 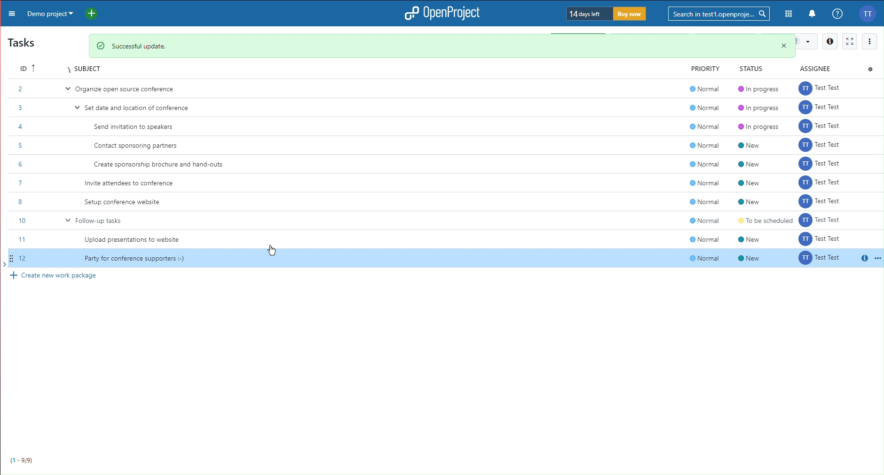 I want to click on Subject, so click(x=84, y=69).